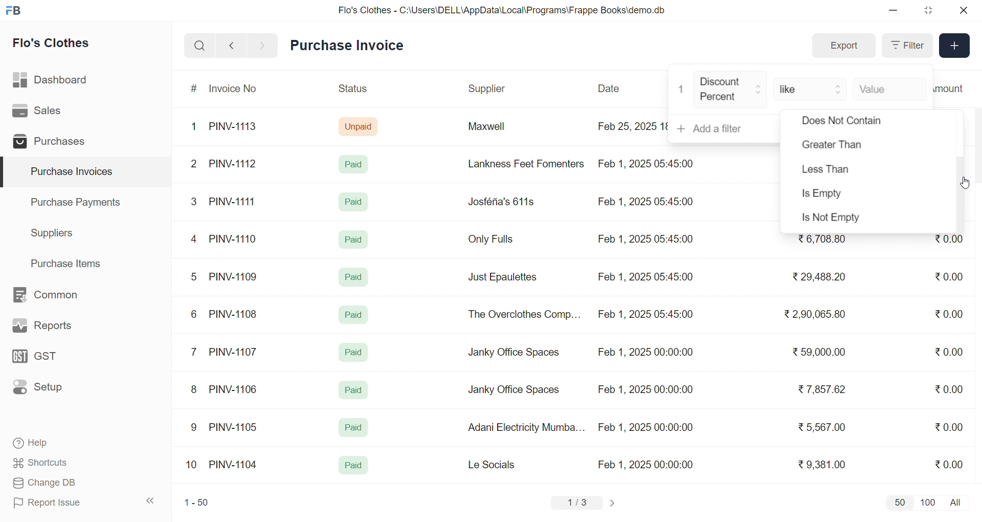  I want to click on ₹0.00, so click(943, 277).